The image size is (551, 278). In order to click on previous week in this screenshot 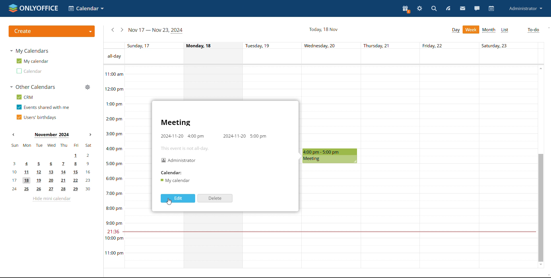, I will do `click(113, 30)`.